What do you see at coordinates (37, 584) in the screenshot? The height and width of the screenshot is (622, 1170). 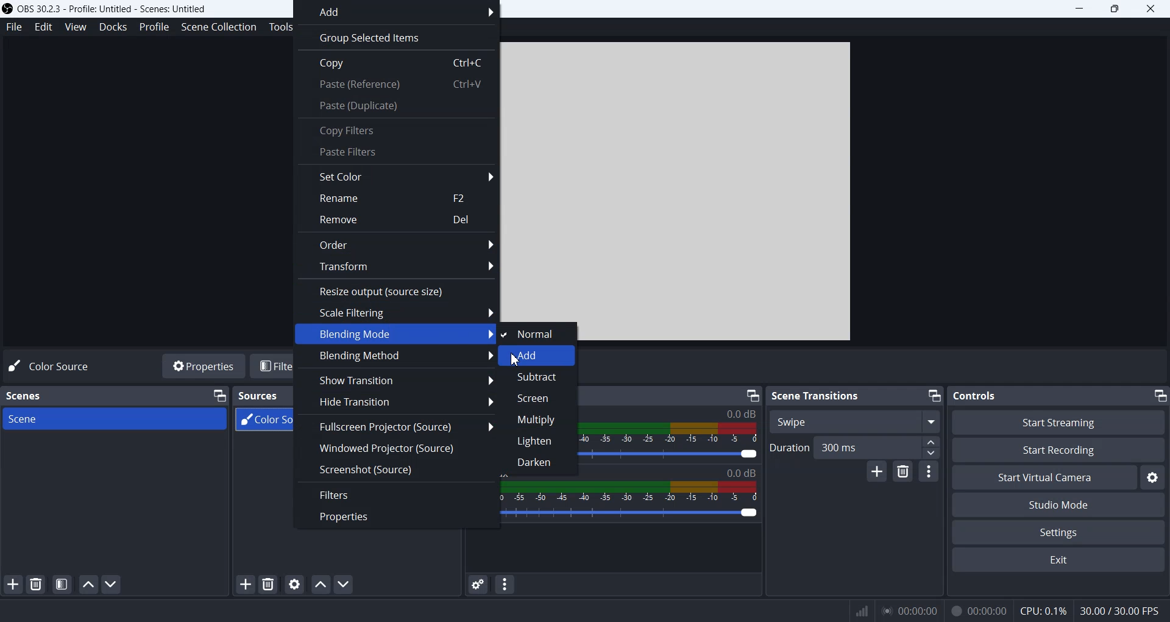 I see `Remove Selected Scene` at bounding box center [37, 584].